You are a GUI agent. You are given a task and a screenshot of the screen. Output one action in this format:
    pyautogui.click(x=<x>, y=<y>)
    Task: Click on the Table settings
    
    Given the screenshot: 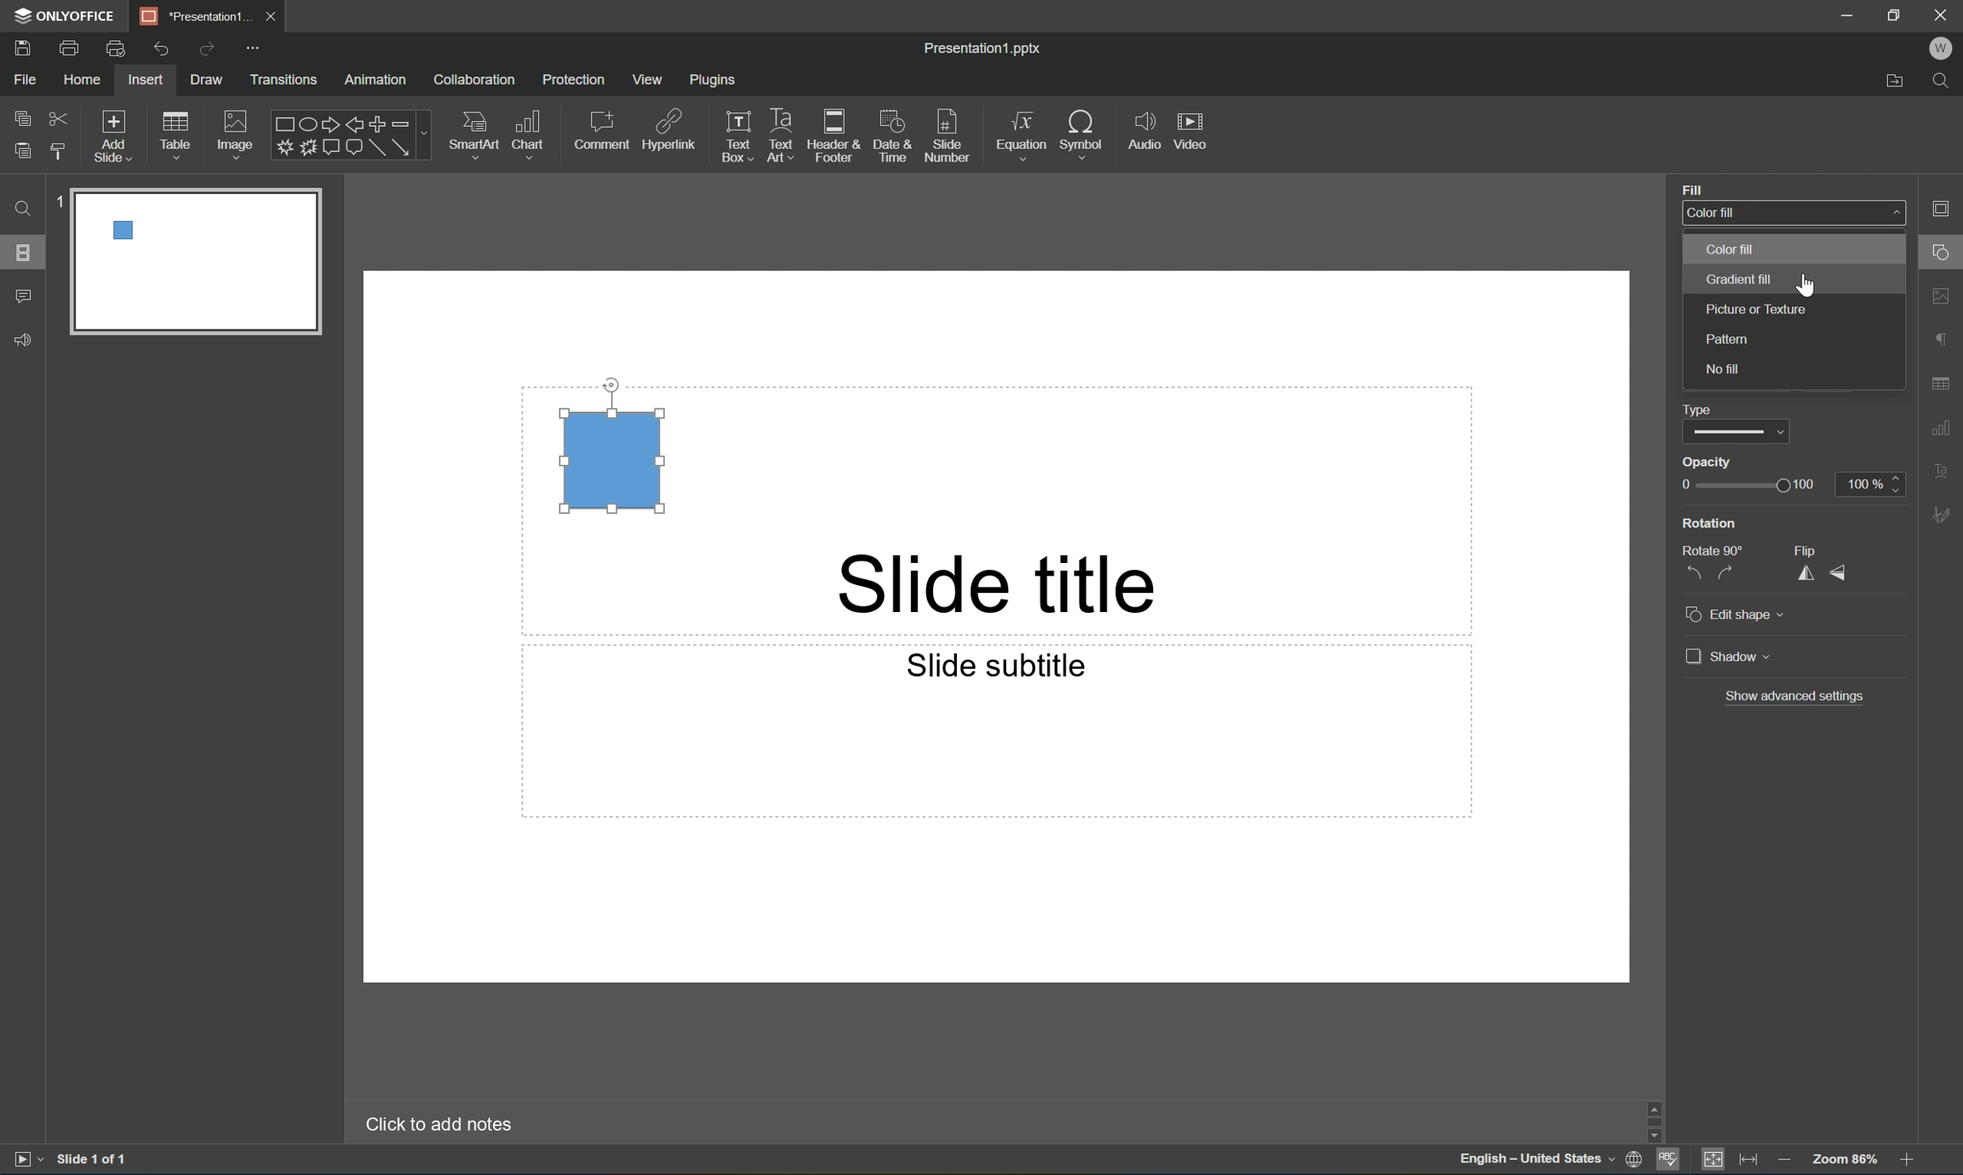 What is the action you would take?
    pyautogui.click(x=1945, y=384)
    